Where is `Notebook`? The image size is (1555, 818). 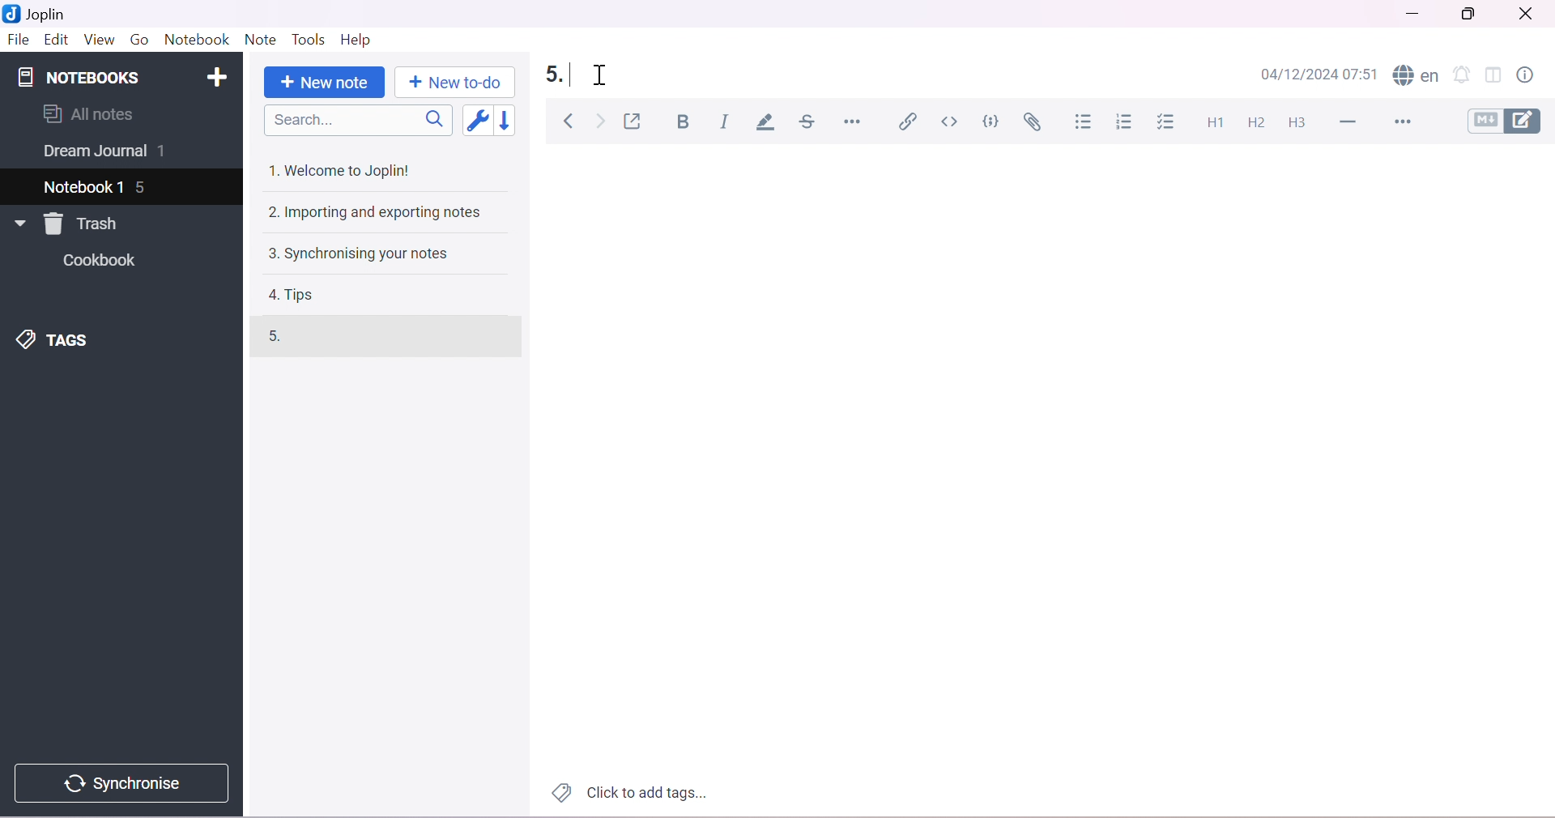 Notebook is located at coordinates (198, 40).